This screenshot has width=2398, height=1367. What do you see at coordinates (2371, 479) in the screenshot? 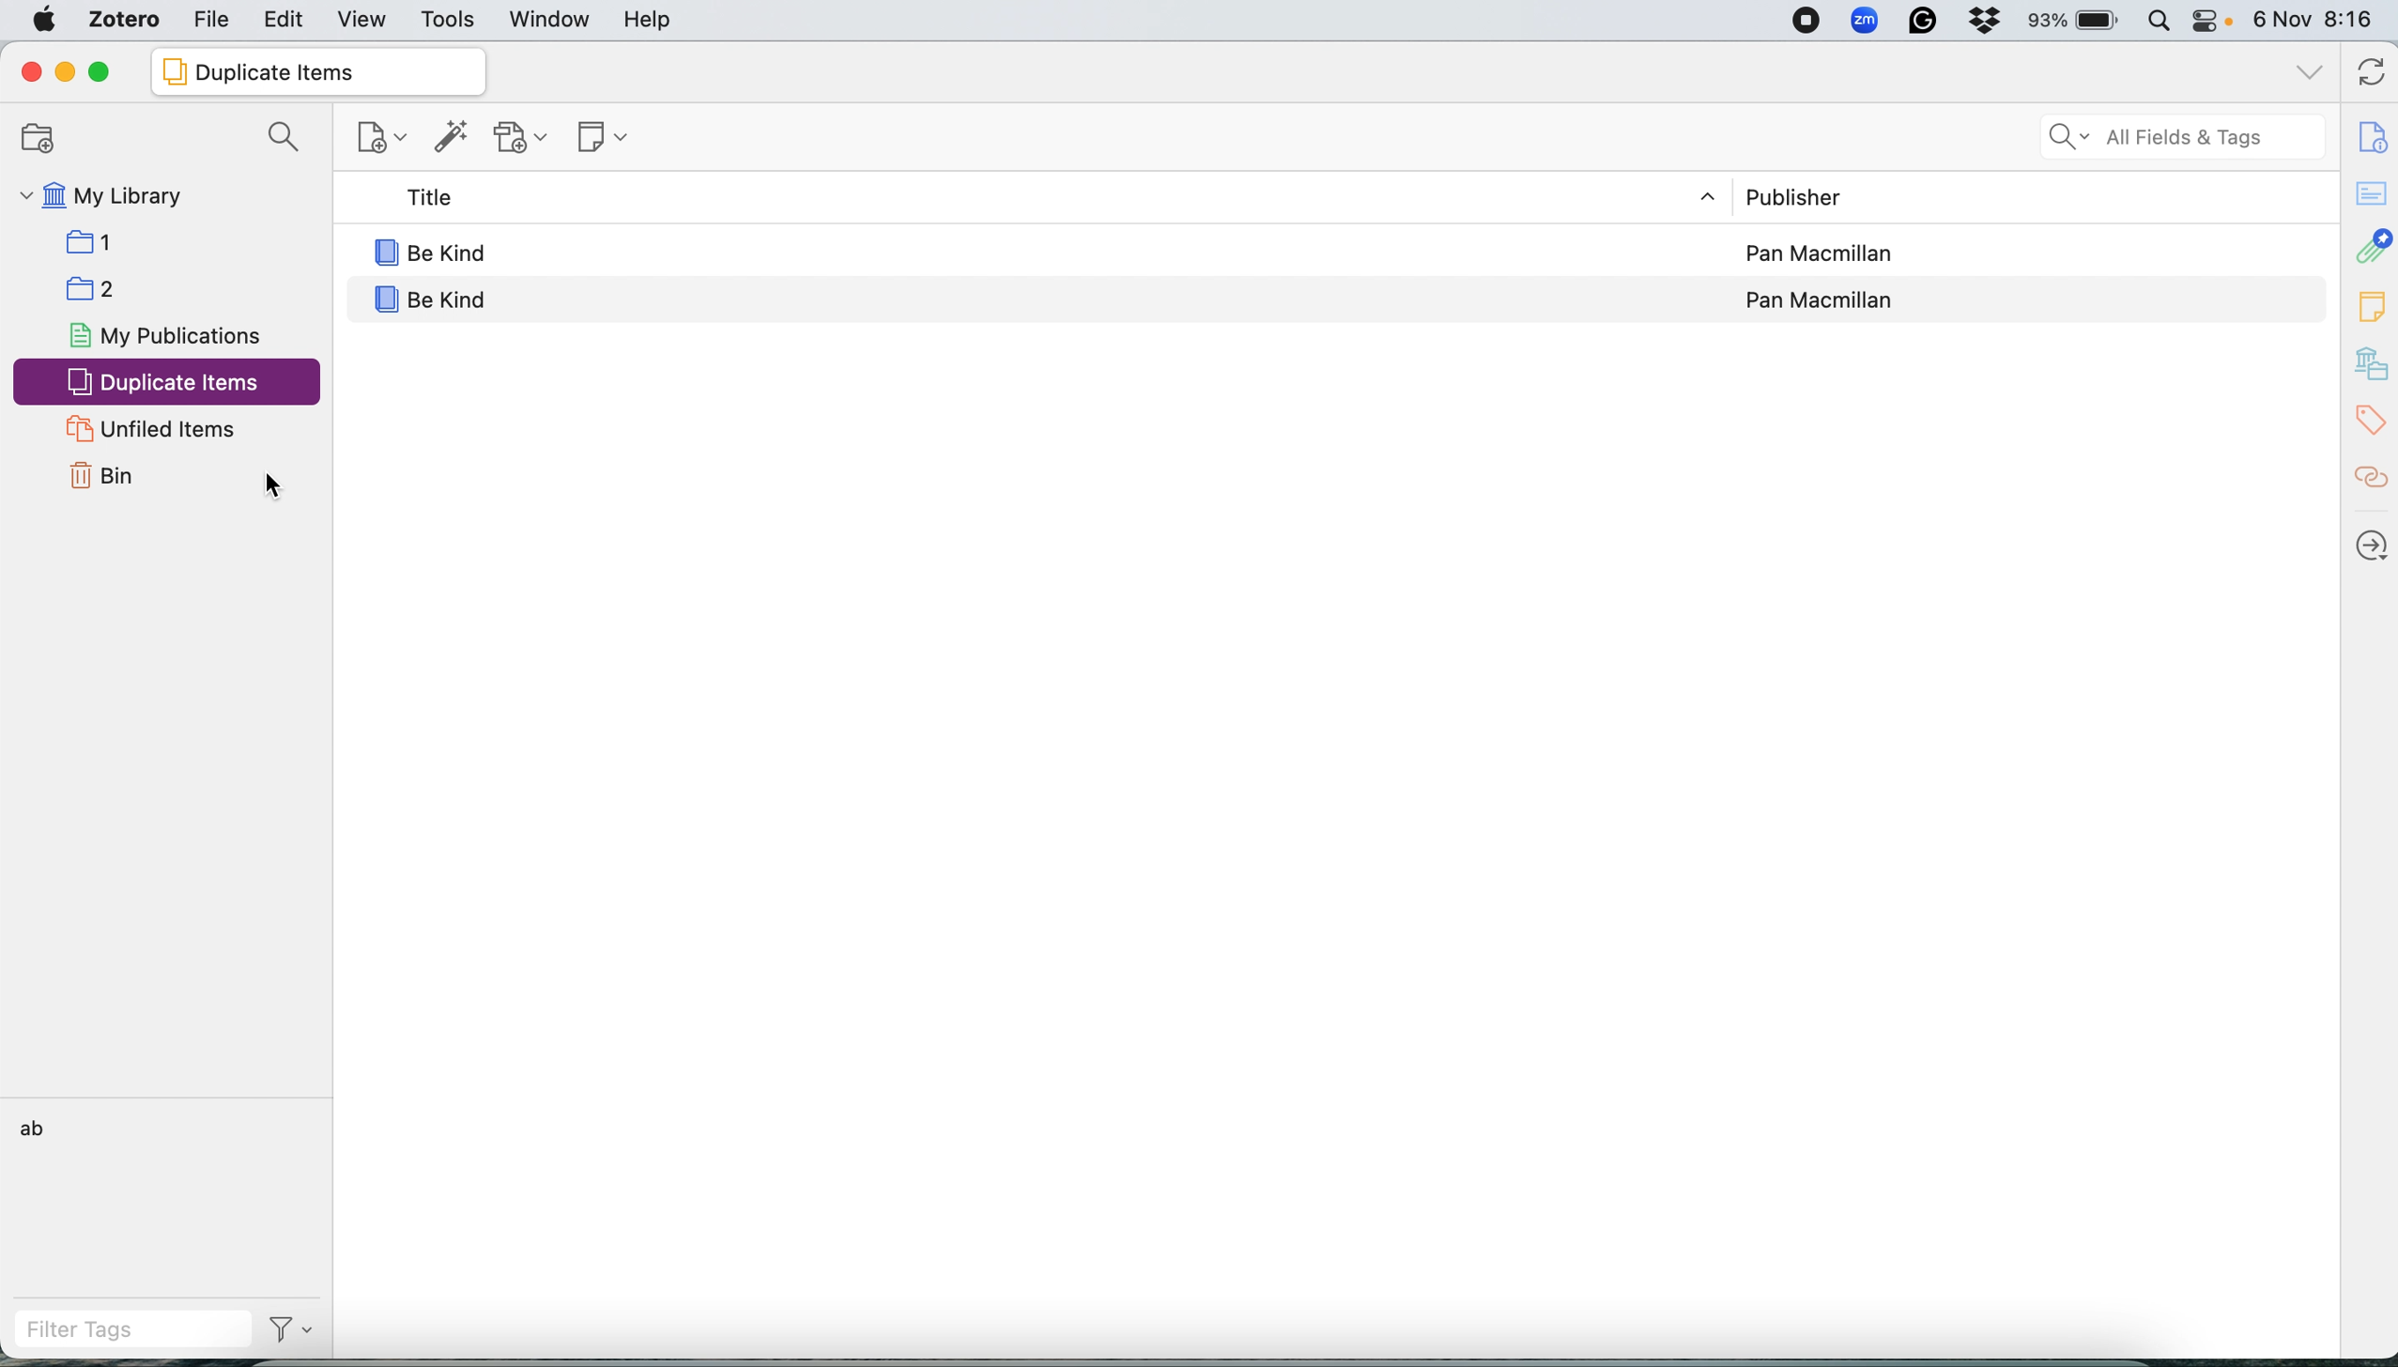
I see `related` at bounding box center [2371, 479].